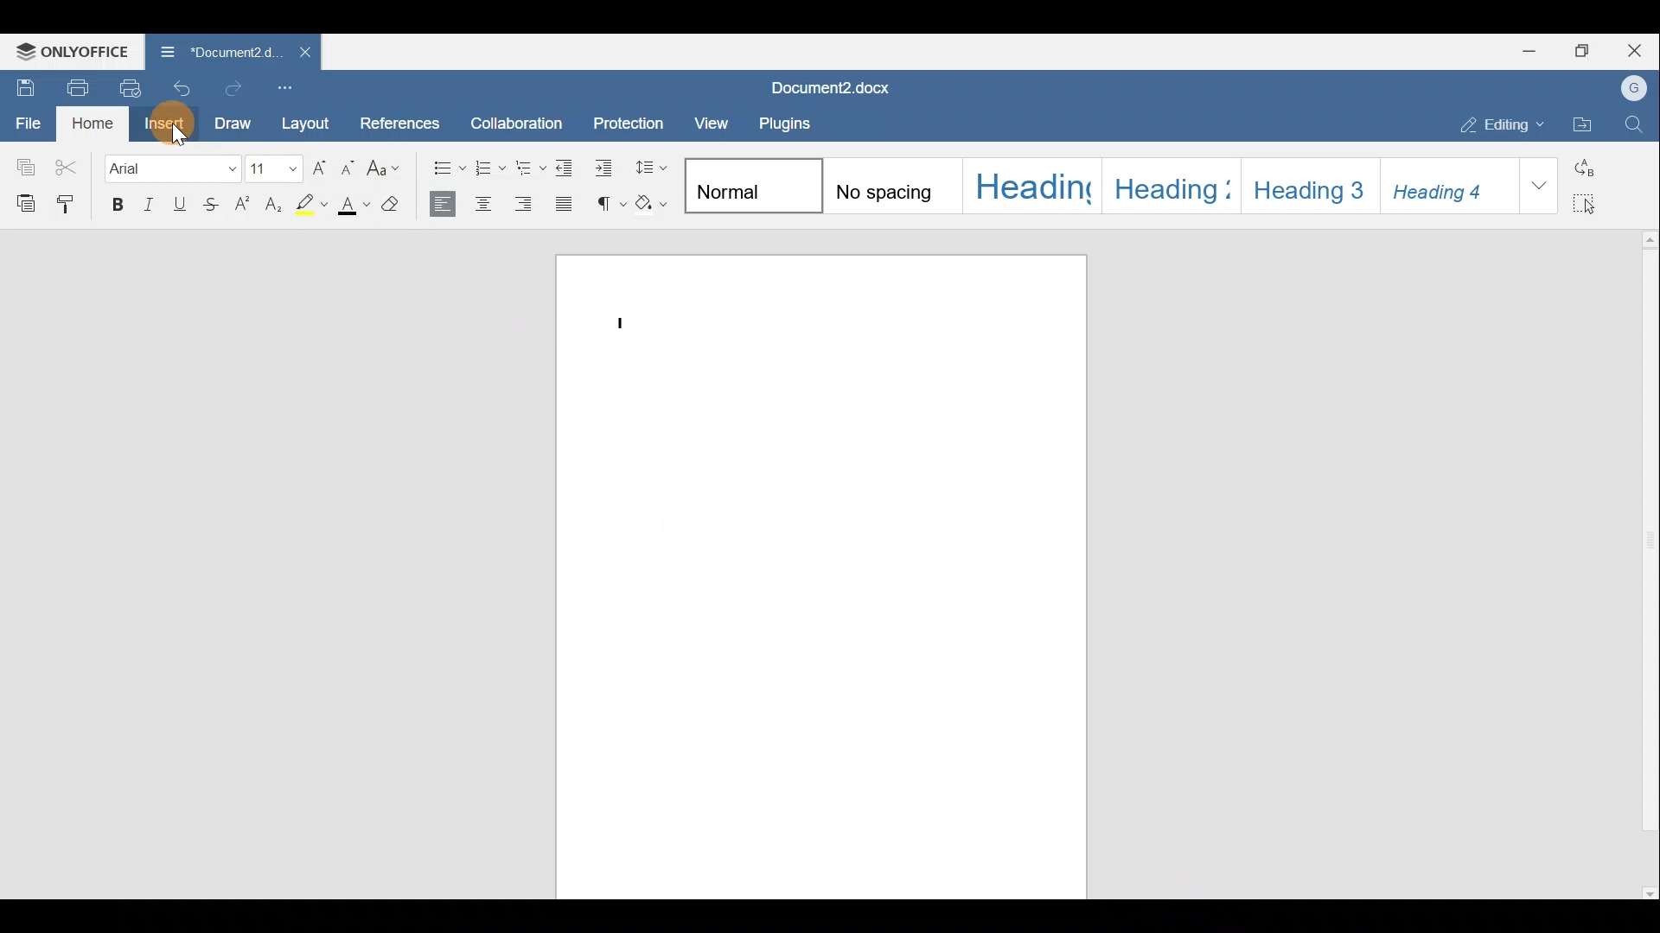  I want to click on Replace, so click(1597, 168).